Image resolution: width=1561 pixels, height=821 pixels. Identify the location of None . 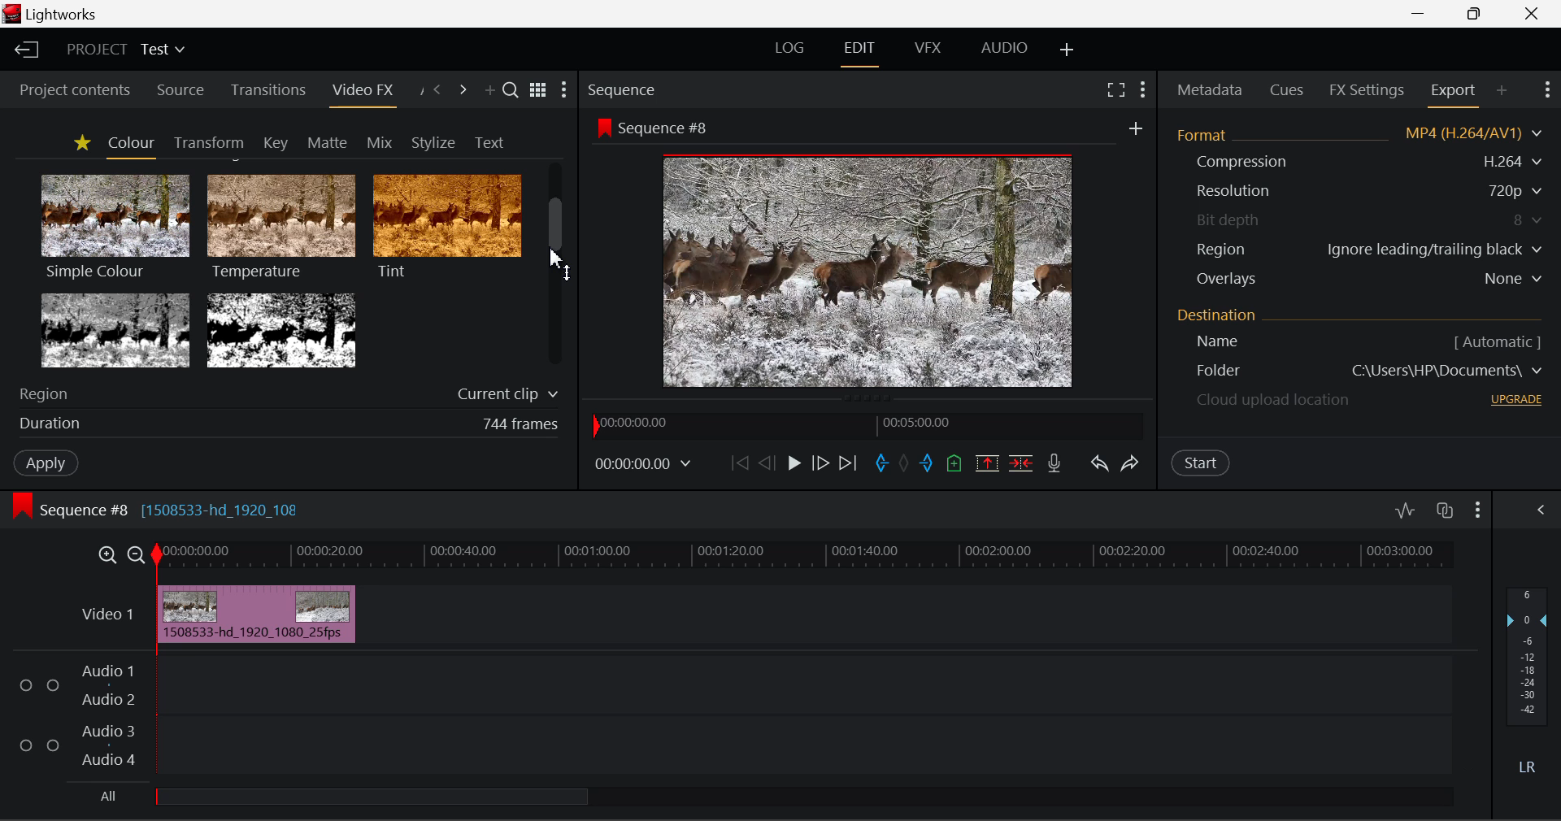
(1515, 279).